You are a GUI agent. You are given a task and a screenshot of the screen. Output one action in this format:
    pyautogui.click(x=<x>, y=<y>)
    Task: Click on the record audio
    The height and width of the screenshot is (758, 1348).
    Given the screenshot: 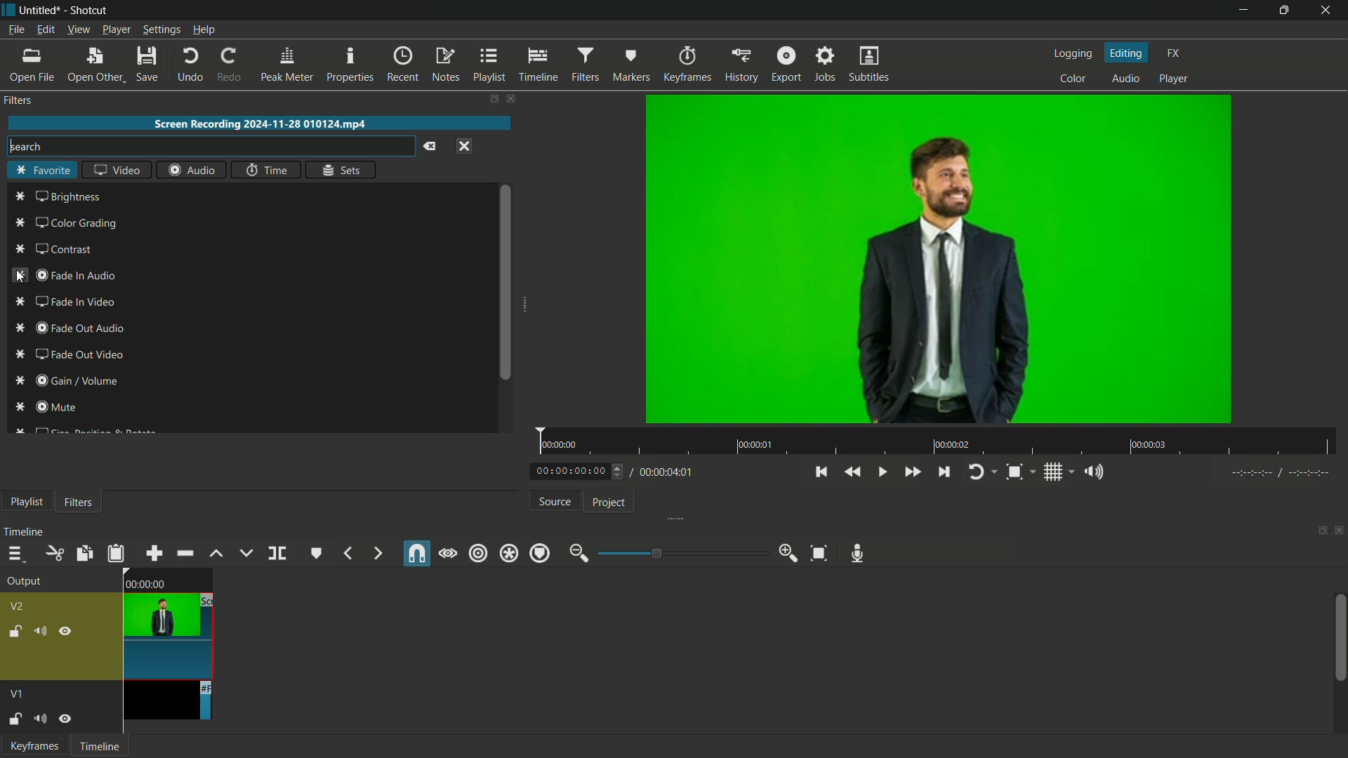 What is the action you would take?
    pyautogui.click(x=860, y=554)
    